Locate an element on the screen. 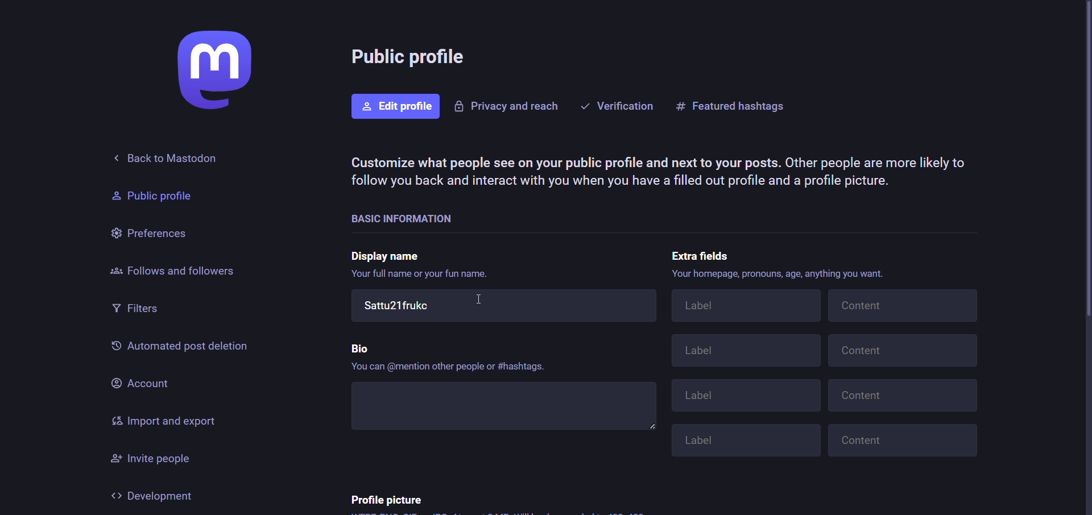  privacy and reacts is located at coordinates (506, 107).